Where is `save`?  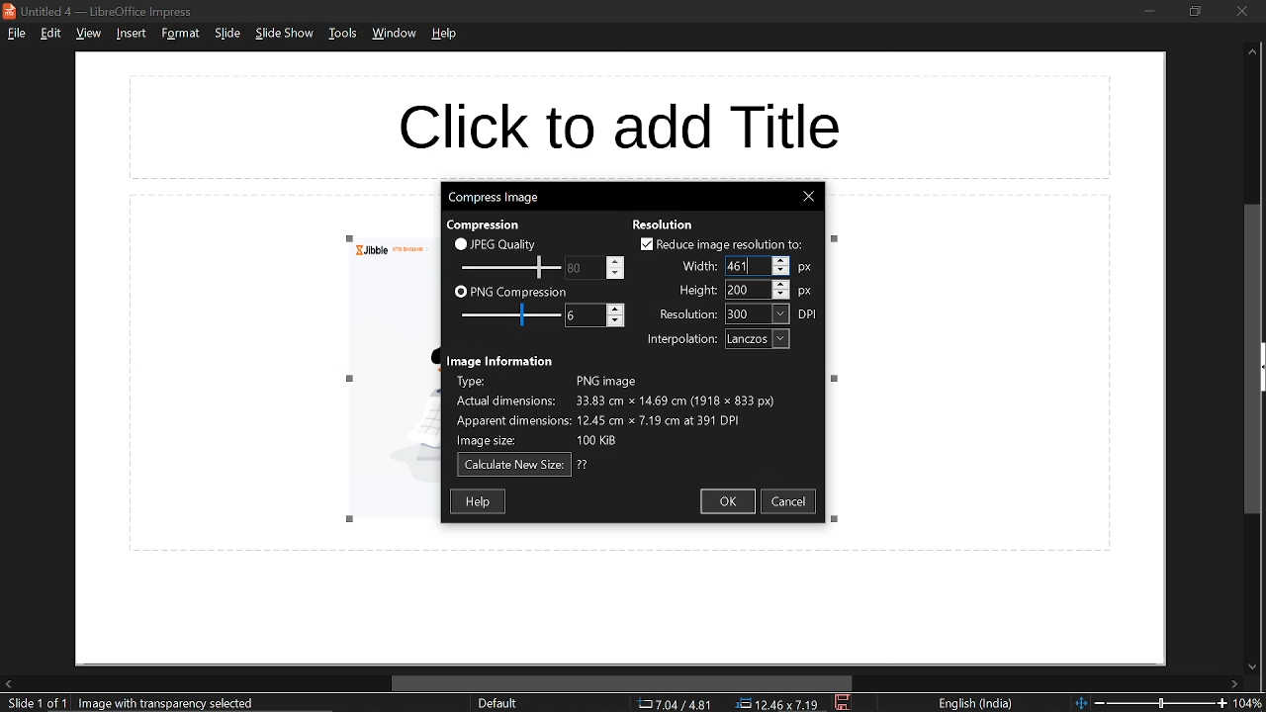 save is located at coordinates (843, 703).